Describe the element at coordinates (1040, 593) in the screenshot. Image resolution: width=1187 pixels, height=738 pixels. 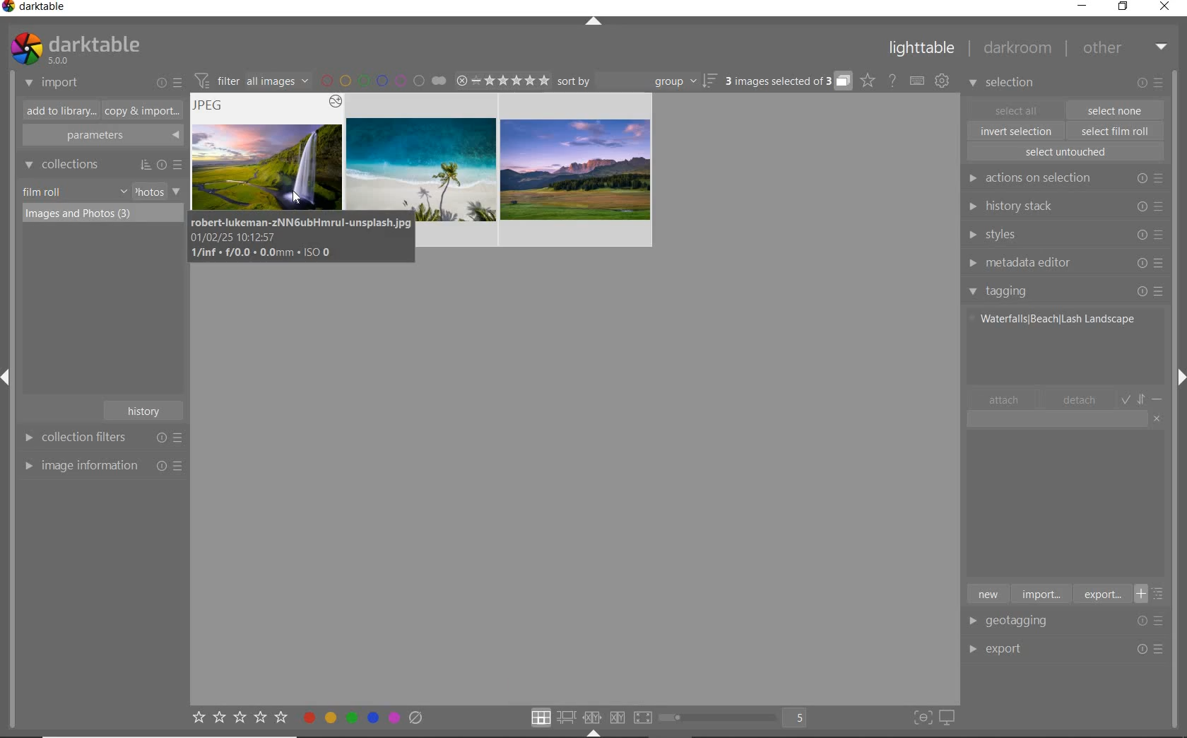
I see `import` at that location.